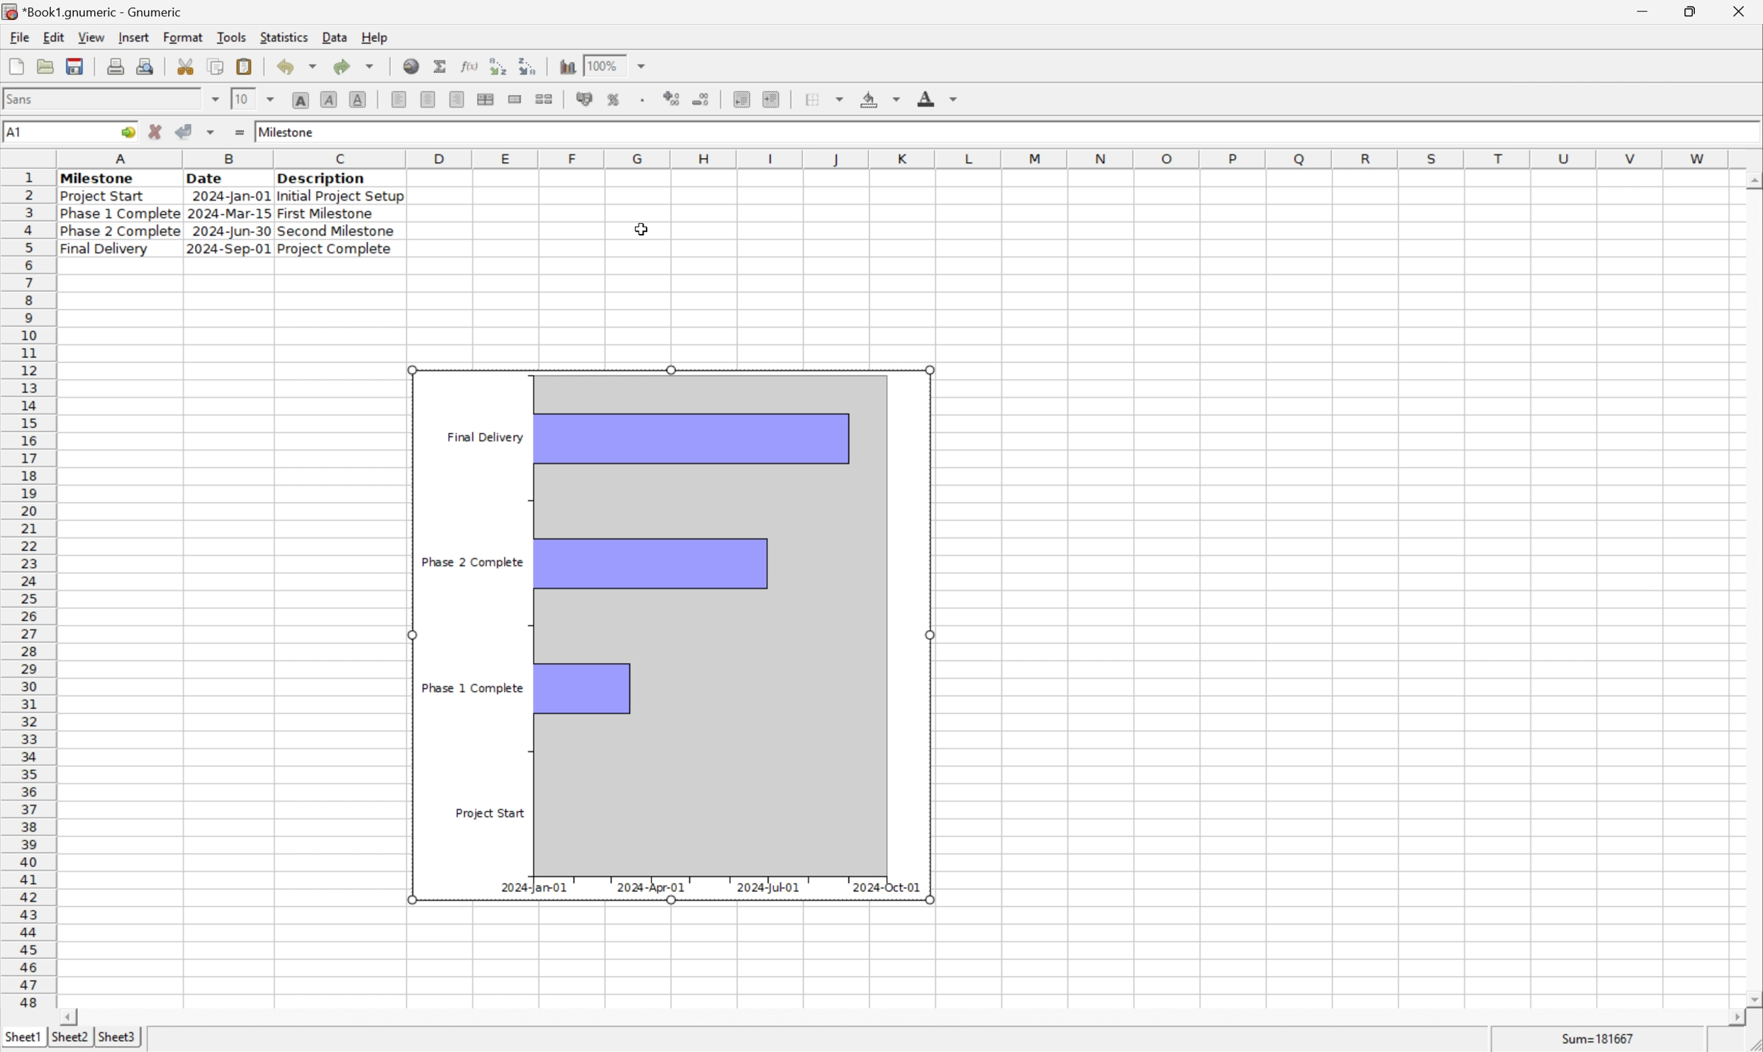  Describe the element at coordinates (245, 66) in the screenshot. I see `paste` at that location.